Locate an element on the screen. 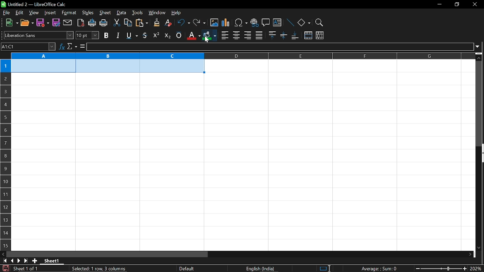  cell color is located at coordinates (209, 36).